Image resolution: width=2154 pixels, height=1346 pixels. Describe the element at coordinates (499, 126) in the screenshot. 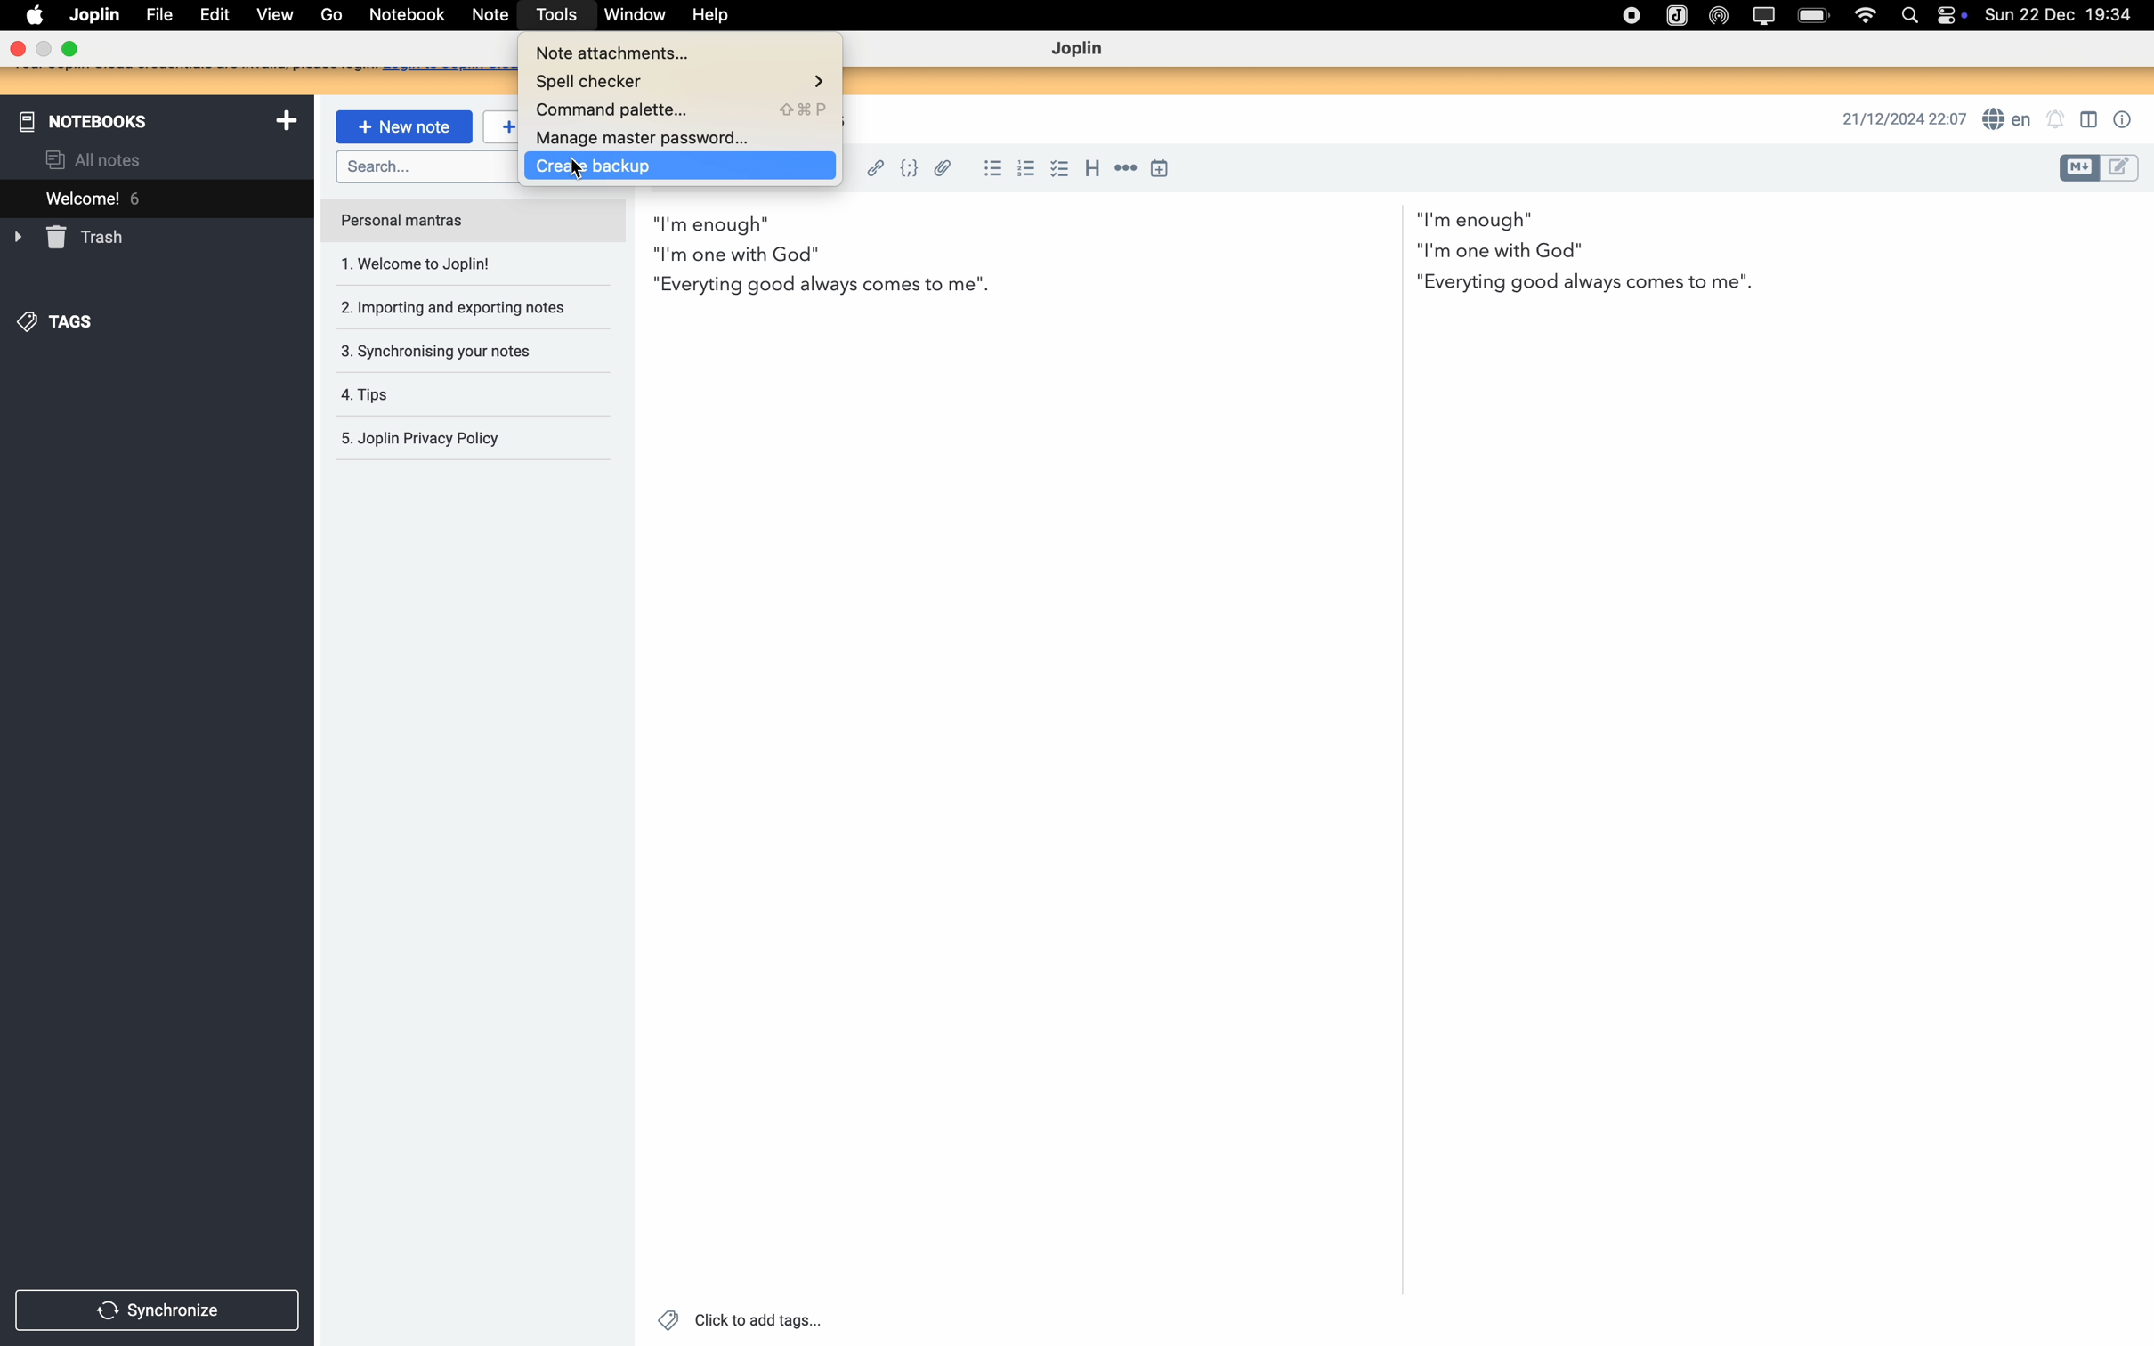

I see `new to-do` at that location.